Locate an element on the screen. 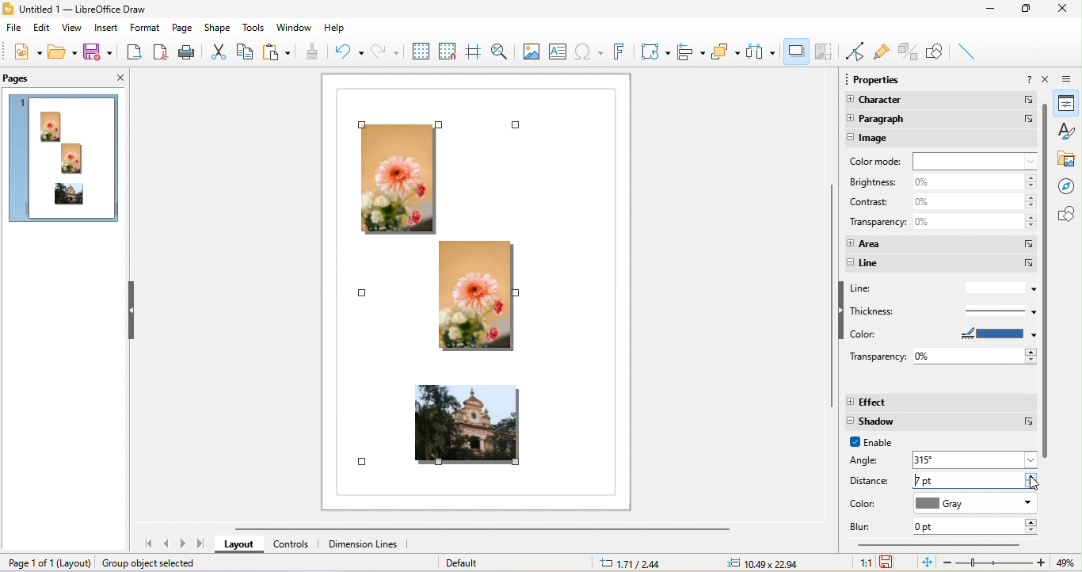  color mode is located at coordinates (943, 161).